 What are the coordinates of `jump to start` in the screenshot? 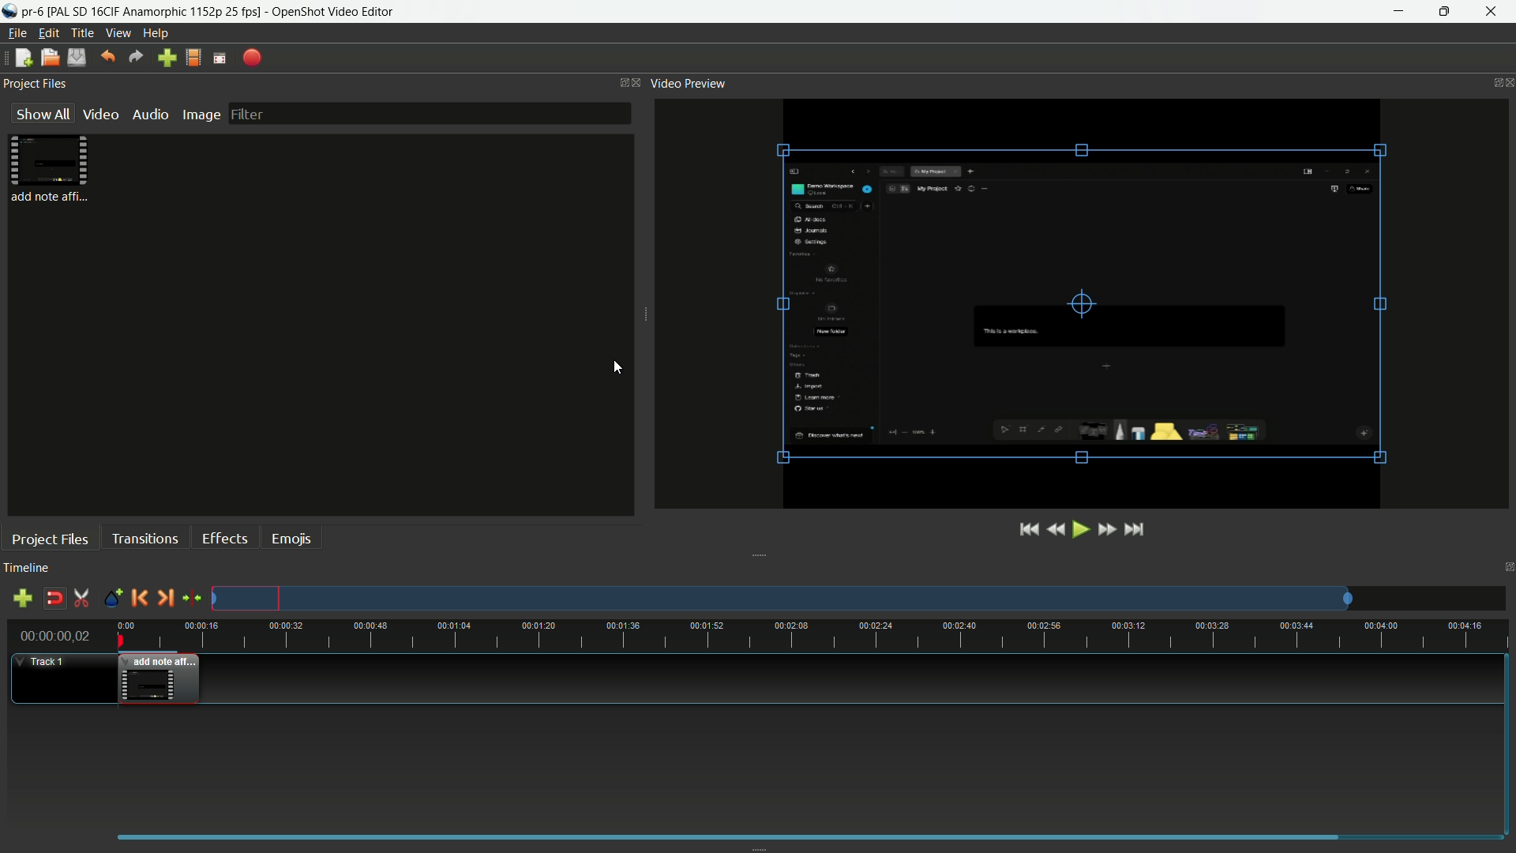 It's located at (1029, 530).